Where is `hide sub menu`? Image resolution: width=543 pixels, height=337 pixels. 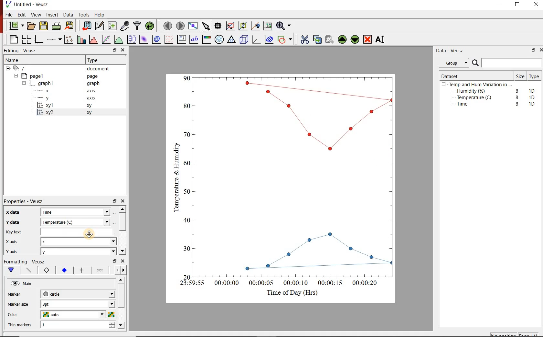 hide sub menu is located at coordinates (24, 83).